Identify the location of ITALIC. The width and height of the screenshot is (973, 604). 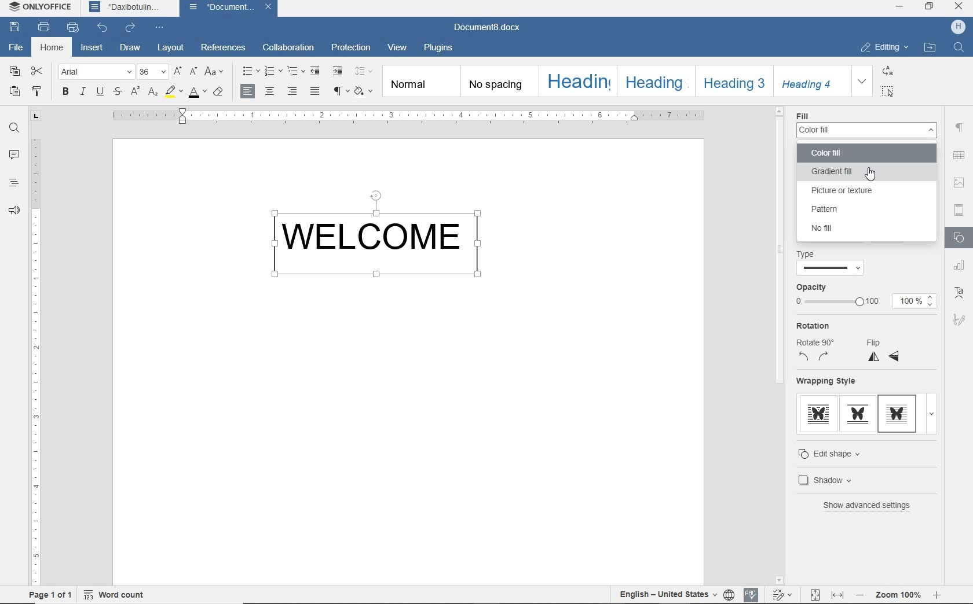
(82, 91).